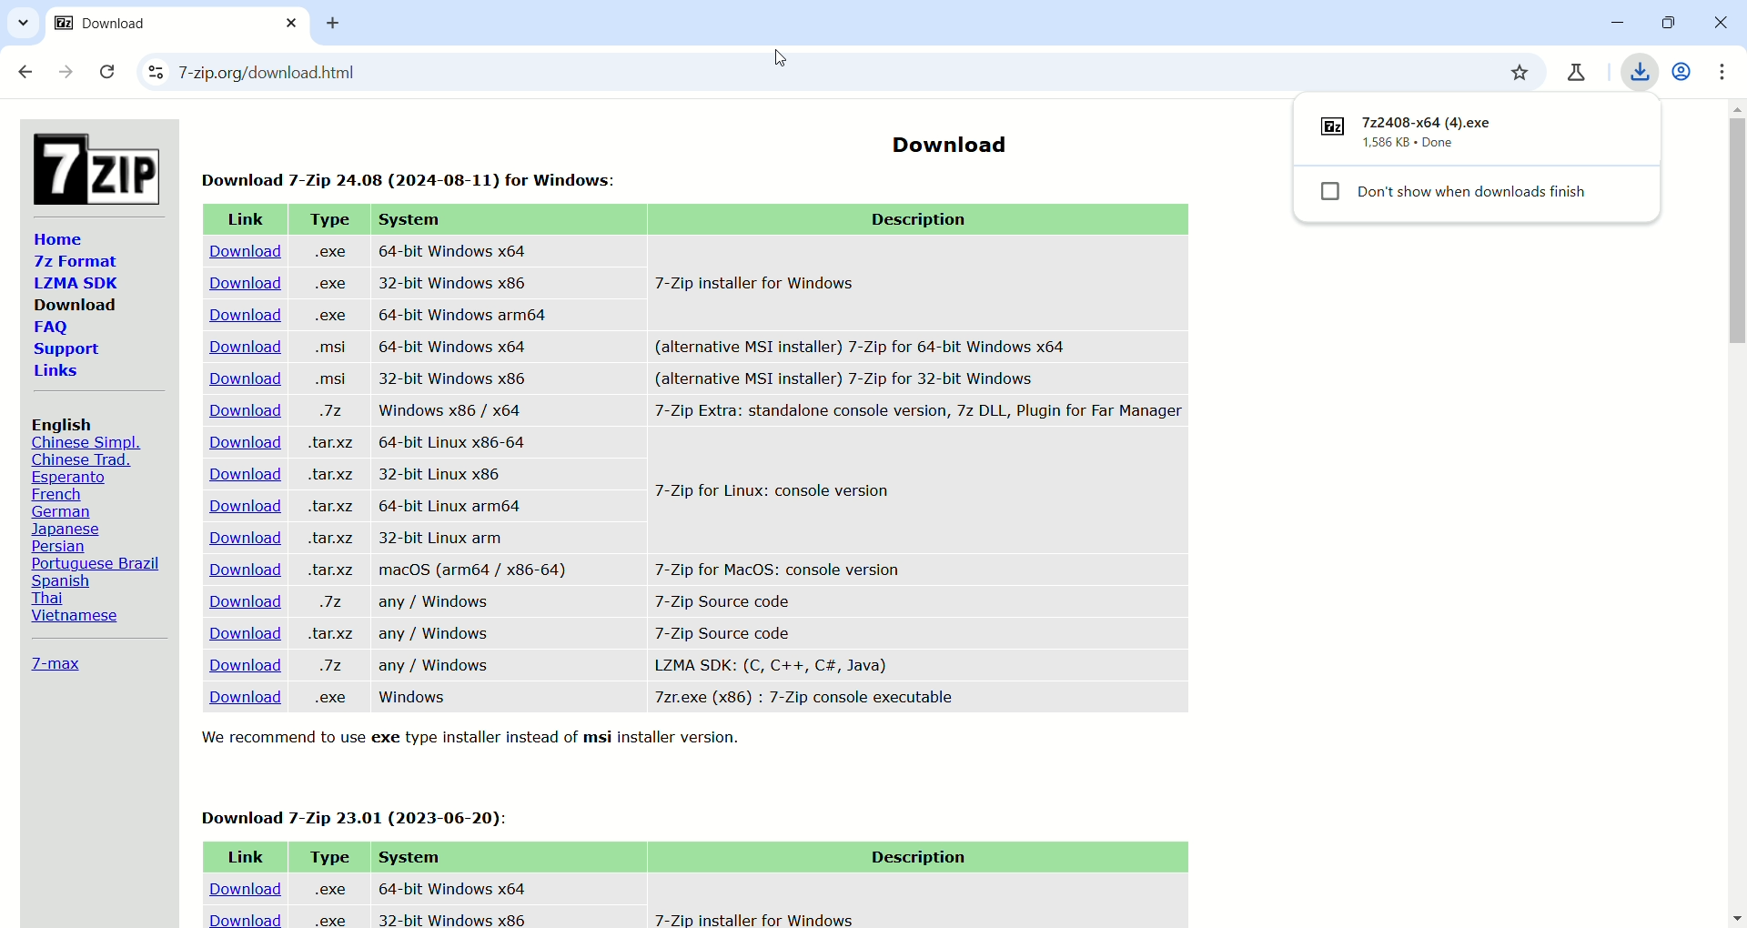 The image size is (1747, 928). What do you see at coordinates (454, 442) in the screenshot?
I see `64-bit Linux x86-64` at bounding box center [454, 442].